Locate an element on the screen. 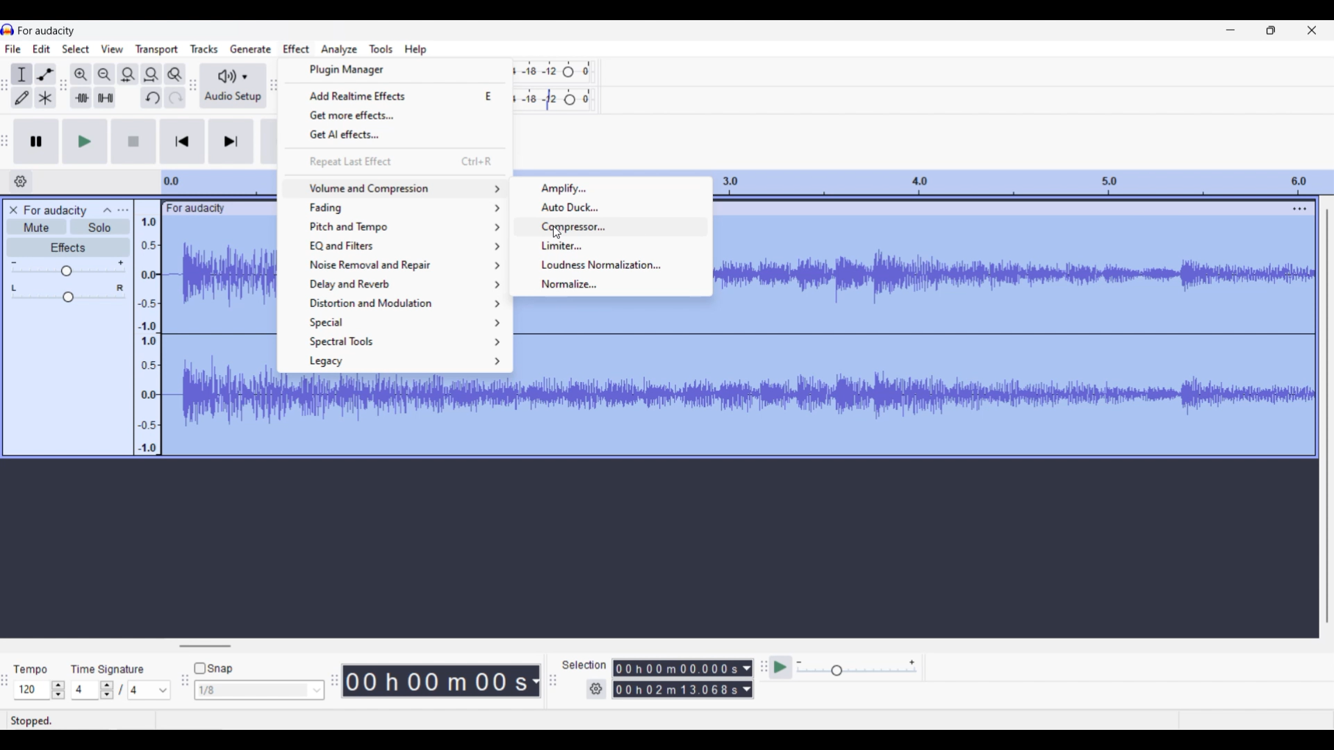 The height and width of the screenshot is (750, 1334). Edit menu is located at coordinates (41, 49).